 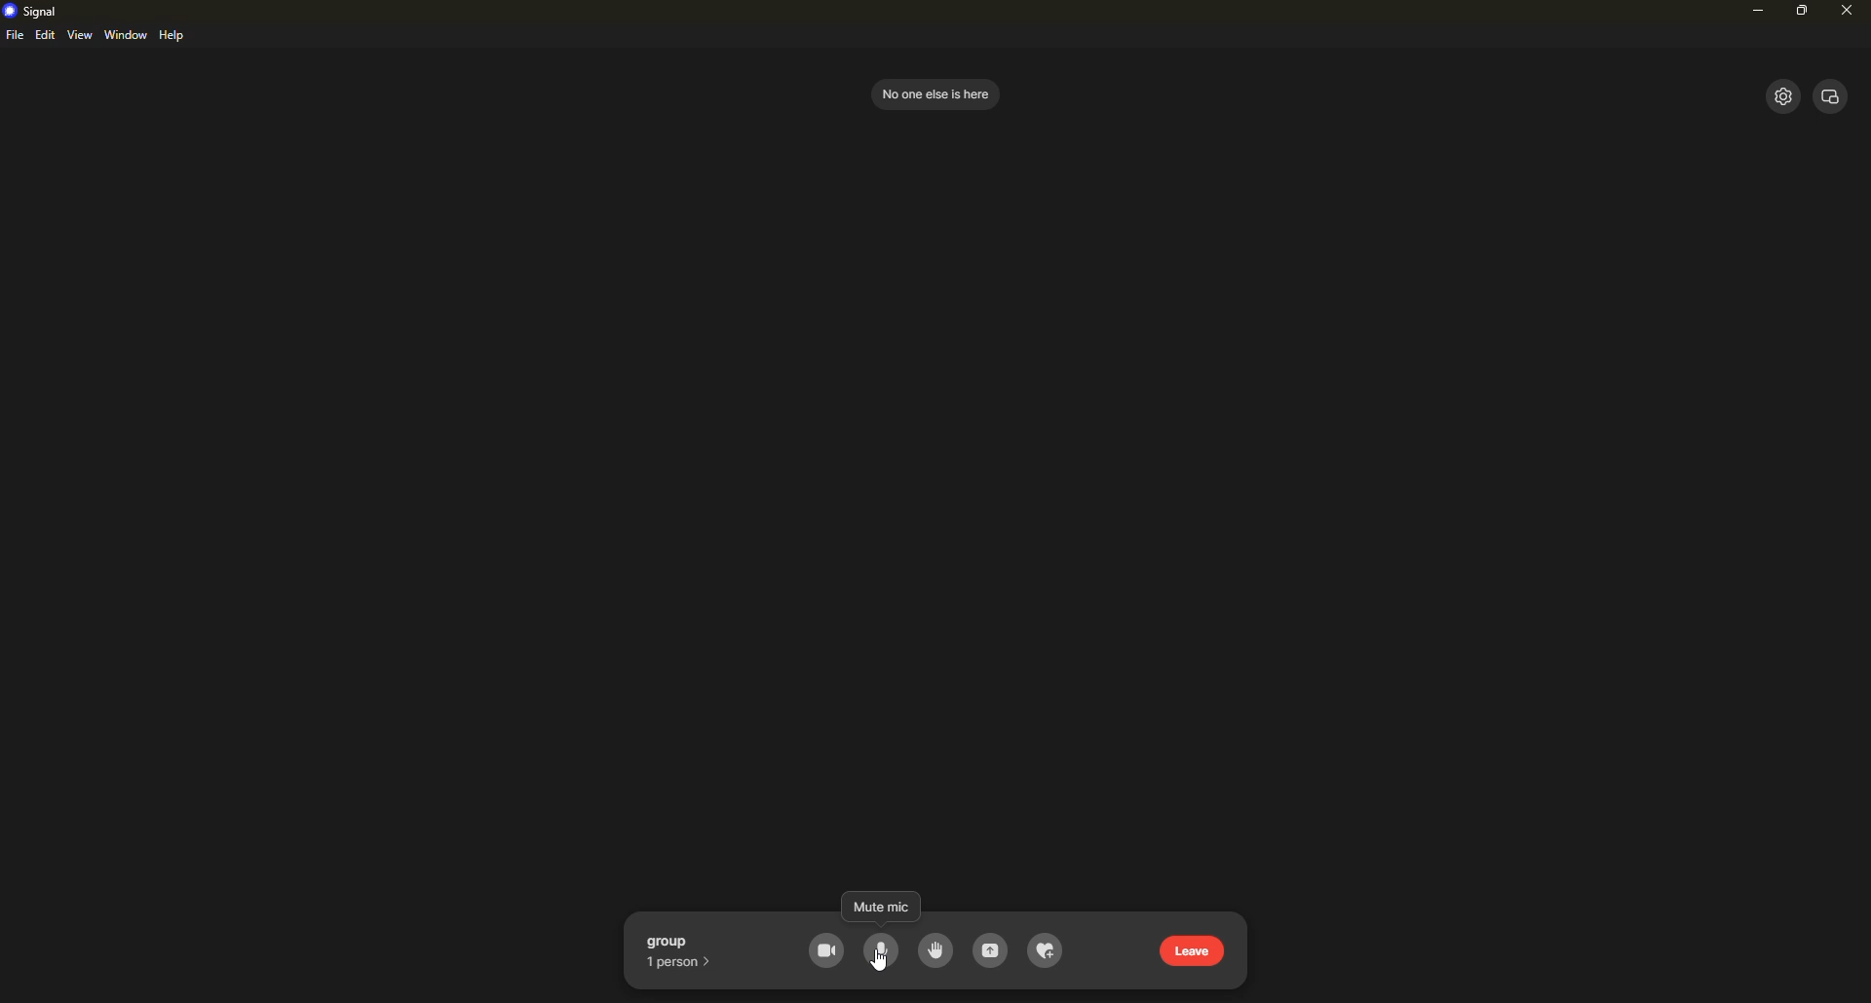 What do you see at coordinates (1752, 14) in the screenshot?
I see `minimize` at bounding box center [1752, 14].